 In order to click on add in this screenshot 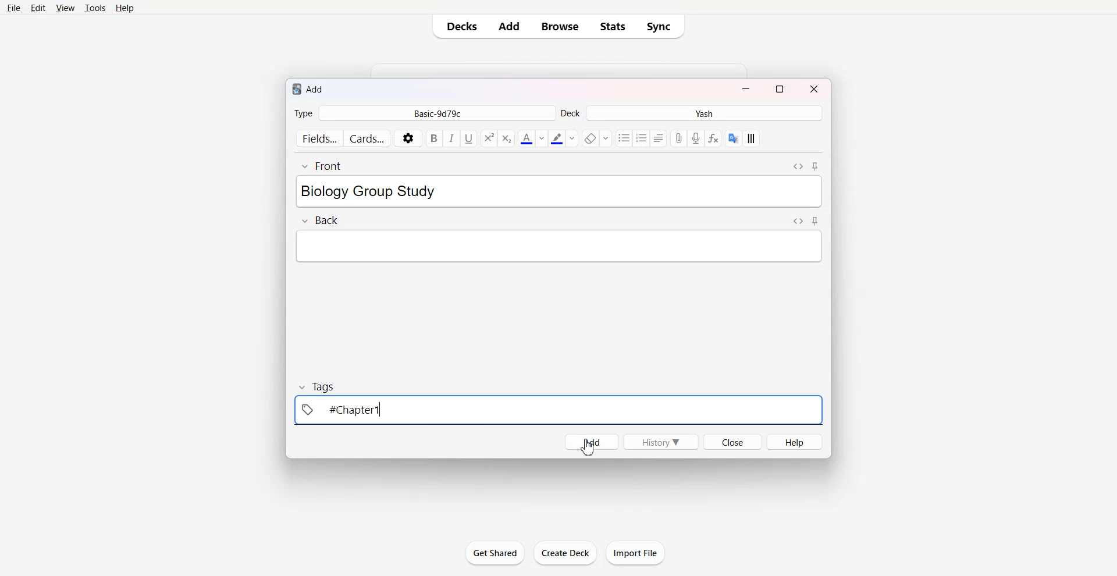, I will do `click(309, 89)`.